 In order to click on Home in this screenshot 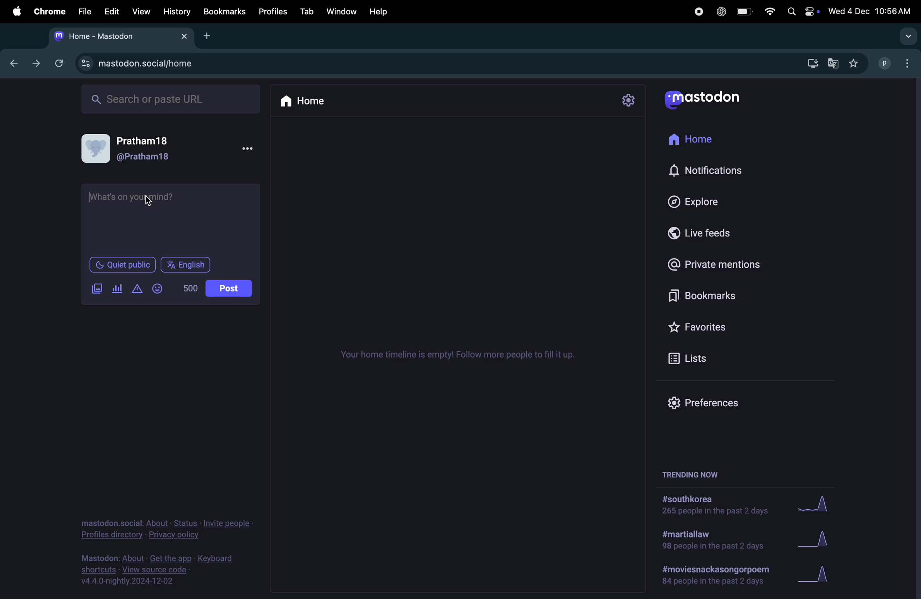, I will do `click(698, 141)`.